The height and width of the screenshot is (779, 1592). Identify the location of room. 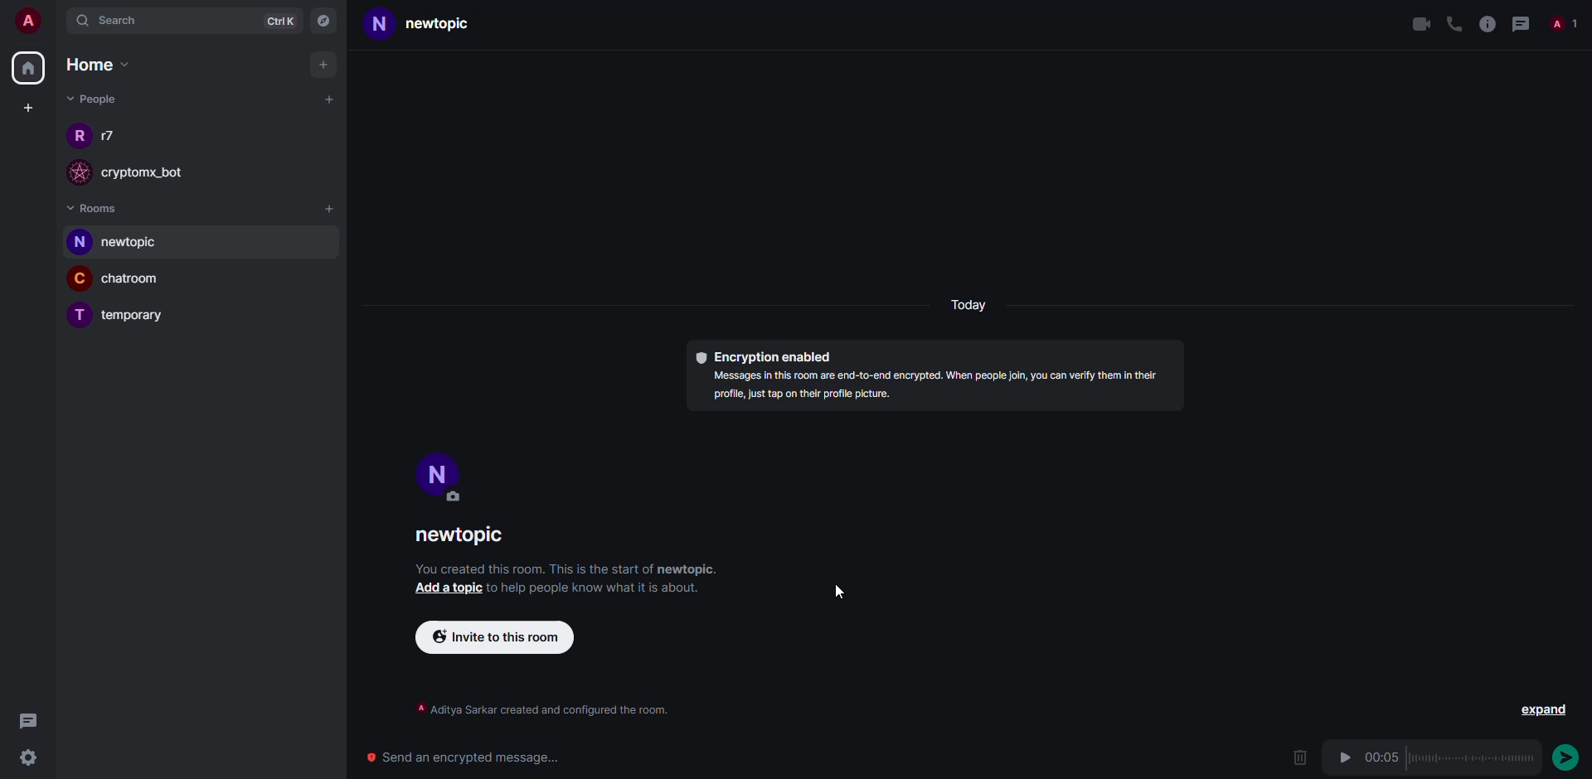
(138, 243).